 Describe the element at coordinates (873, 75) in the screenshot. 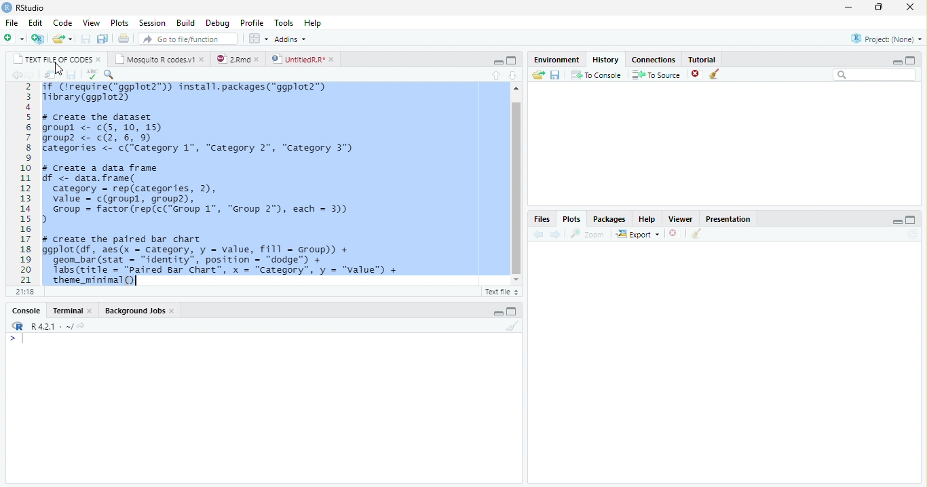

I see `search` at that location.